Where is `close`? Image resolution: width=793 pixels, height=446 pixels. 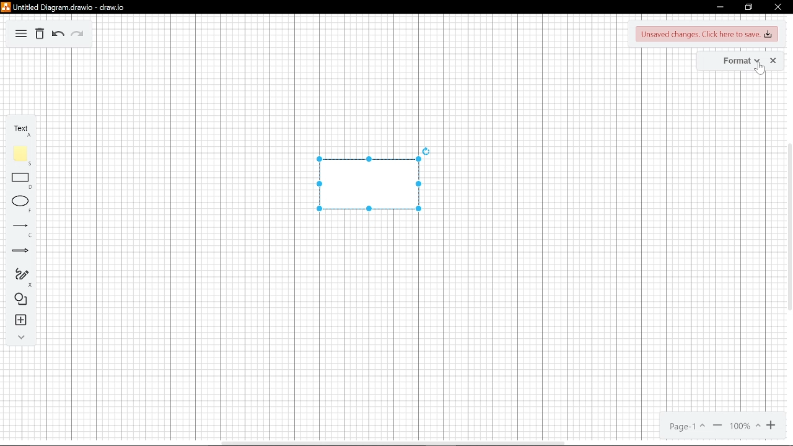 close is located at coordinates (773, 61).